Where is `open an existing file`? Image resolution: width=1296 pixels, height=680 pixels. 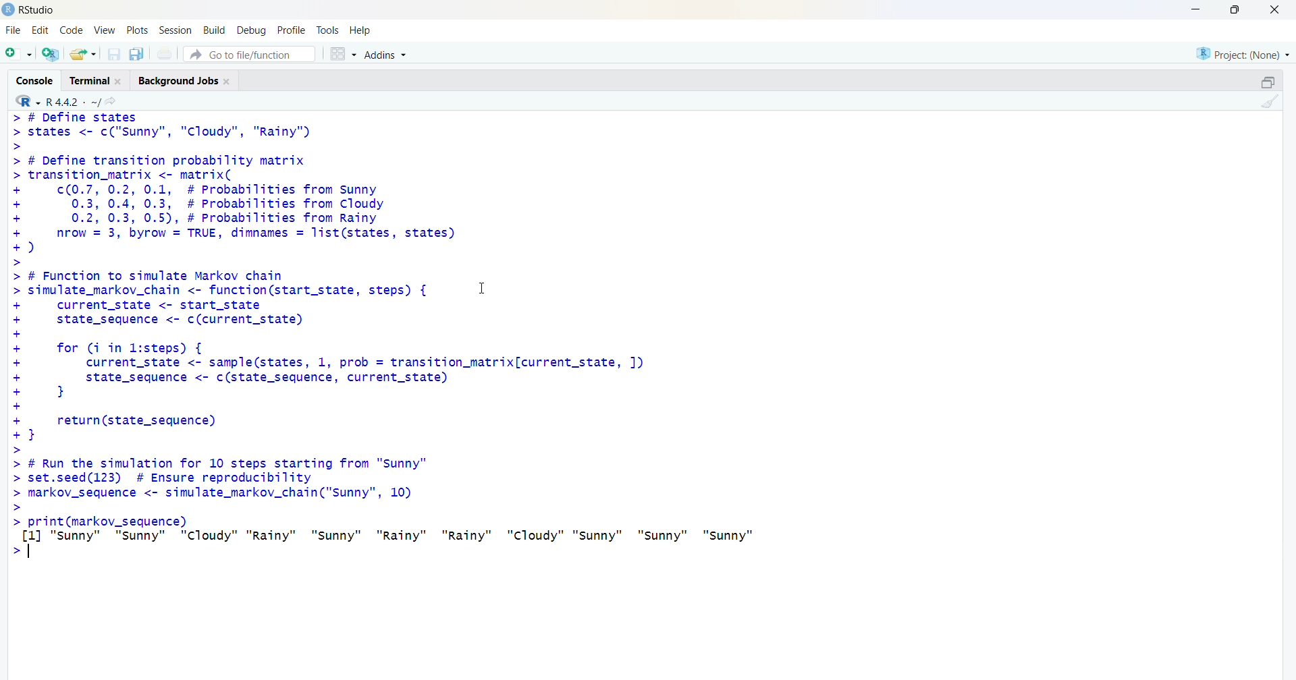
open an existing file is located at coordinates (83, 53).